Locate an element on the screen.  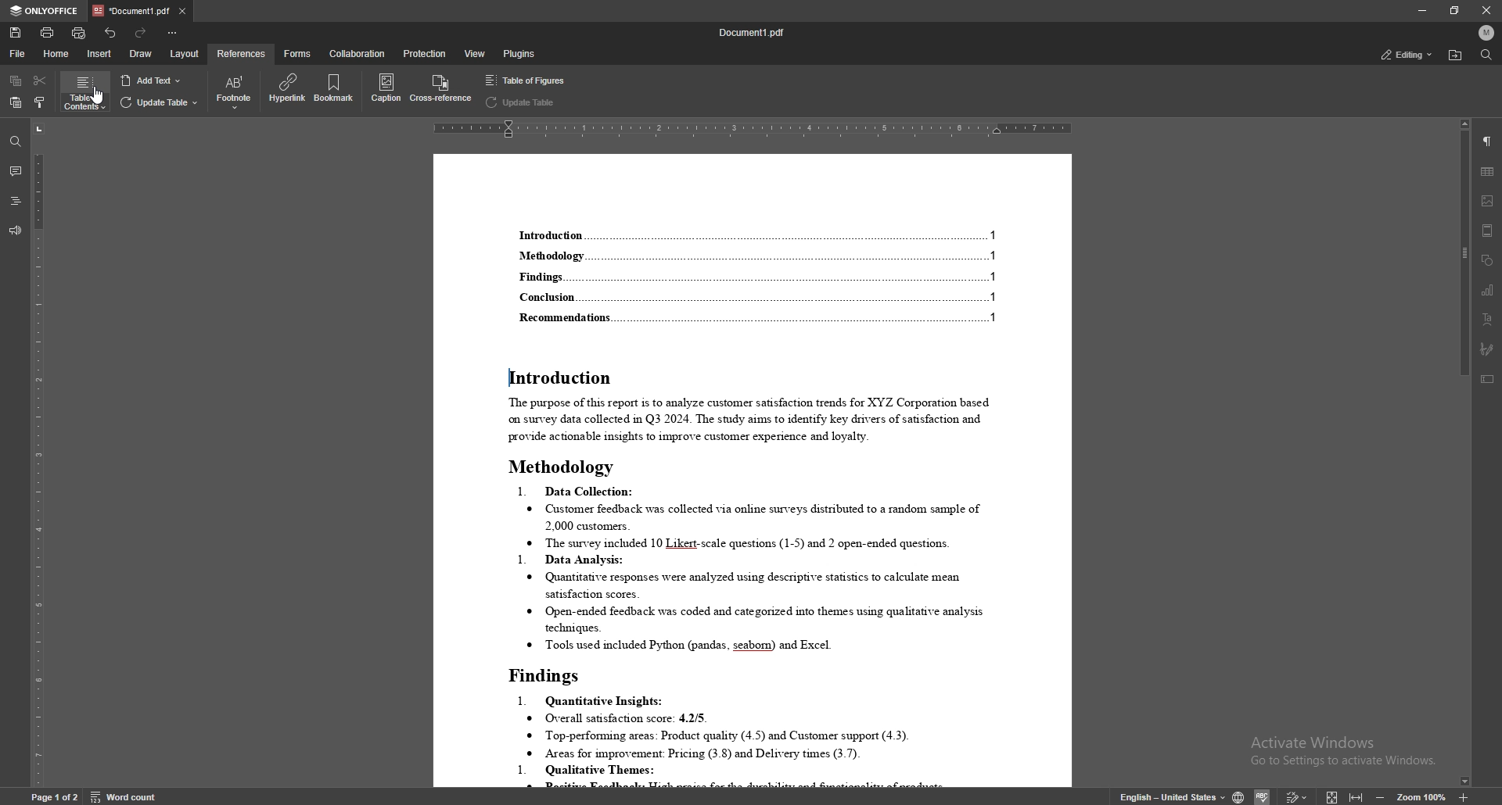
update table is located at coordinates (159, 103).